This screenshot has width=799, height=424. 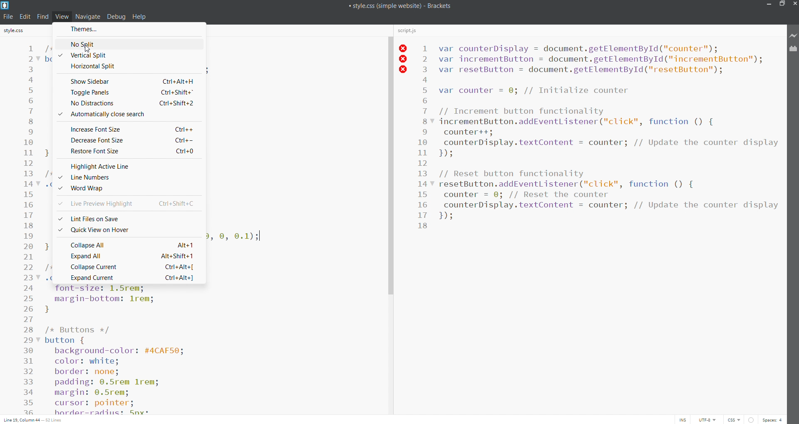 What do you see at coordinates (129, 128) in the screenshot?
I see `increase font size` at bounding box center [129, 128].